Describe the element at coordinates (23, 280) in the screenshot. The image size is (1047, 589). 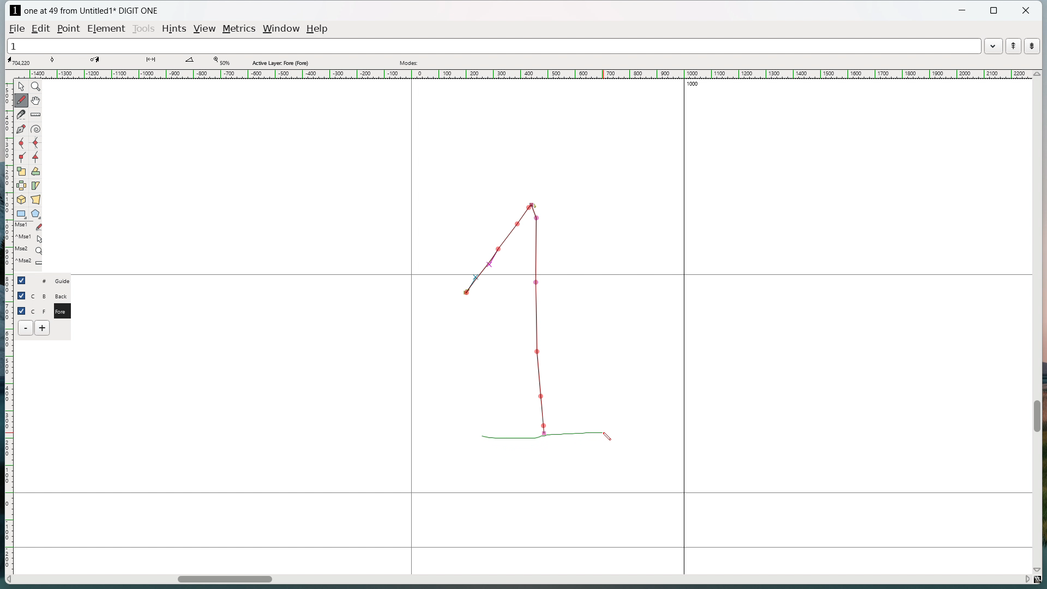
I see `checkbox` at that location.